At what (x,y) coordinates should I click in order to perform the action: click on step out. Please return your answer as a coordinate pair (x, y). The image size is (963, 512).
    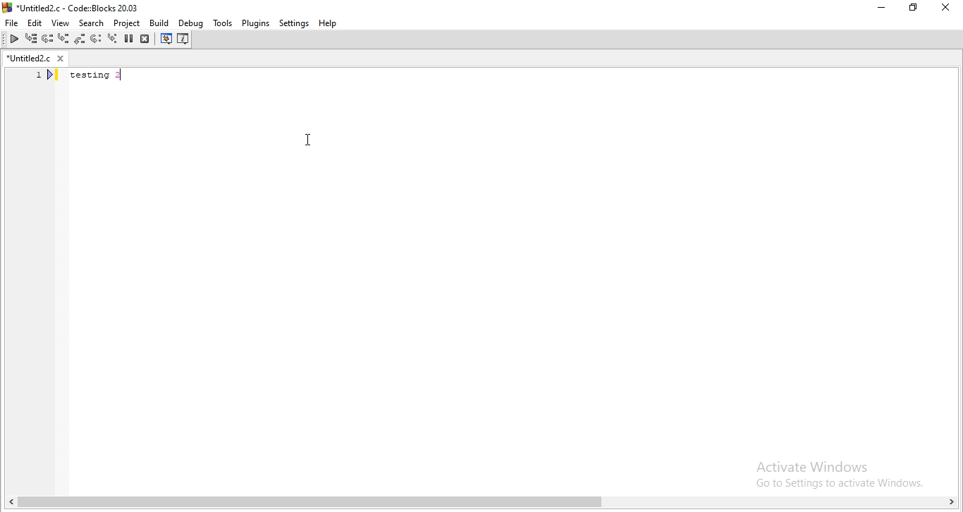
    Looking at the image, I should click on (63, 39).